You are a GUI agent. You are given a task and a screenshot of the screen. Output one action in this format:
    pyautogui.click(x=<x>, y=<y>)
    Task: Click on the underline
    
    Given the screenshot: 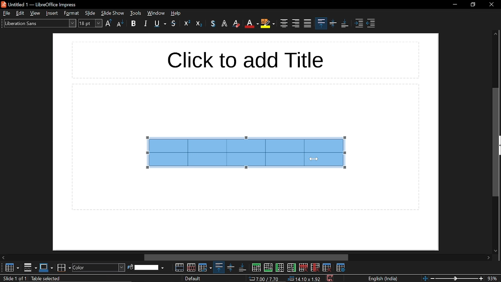 What is the action you would take?
    pyautogui.click(x=160, y=24)
    